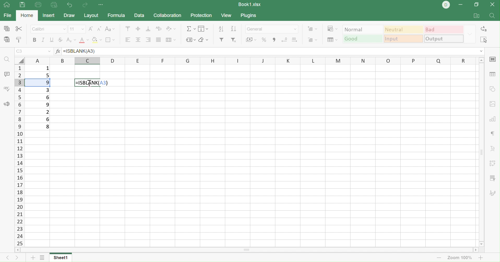 The width and height of the screenshot is (500, 262). What do you see at coordinates (404, 29) in the screenshot?
I see `Neutral` at bounding box center [404, 29].